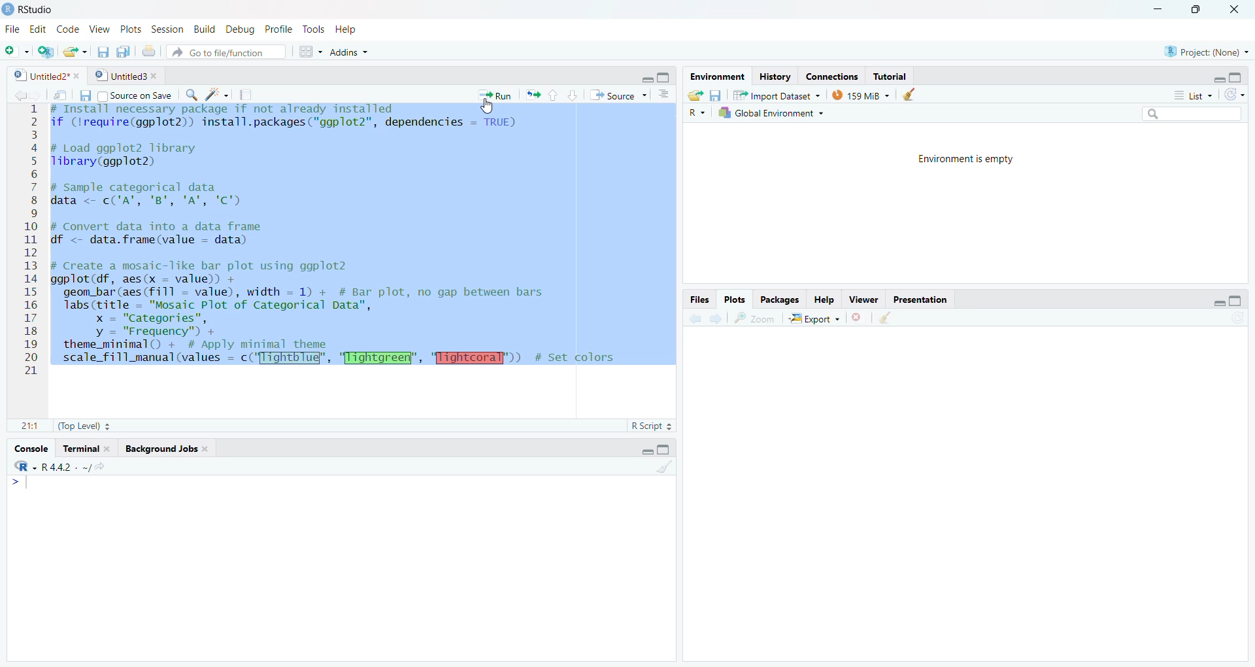 The image size is (1255, 667). What do you see at coordinates (37, 95) in the screenshot?
I see `Next` at bounding box center [37, 95].